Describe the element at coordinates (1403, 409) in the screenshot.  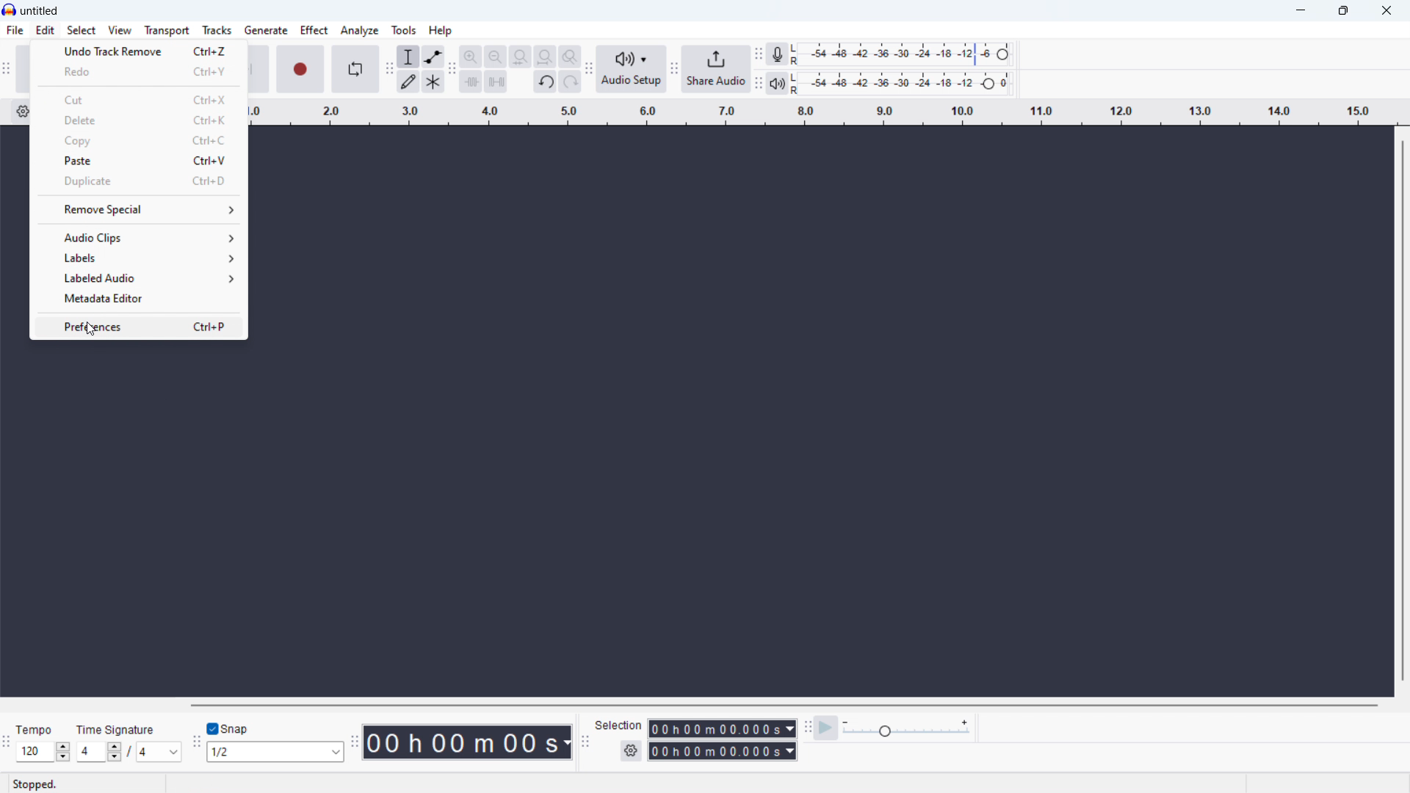
I see `vertical scrollbar` at that location.